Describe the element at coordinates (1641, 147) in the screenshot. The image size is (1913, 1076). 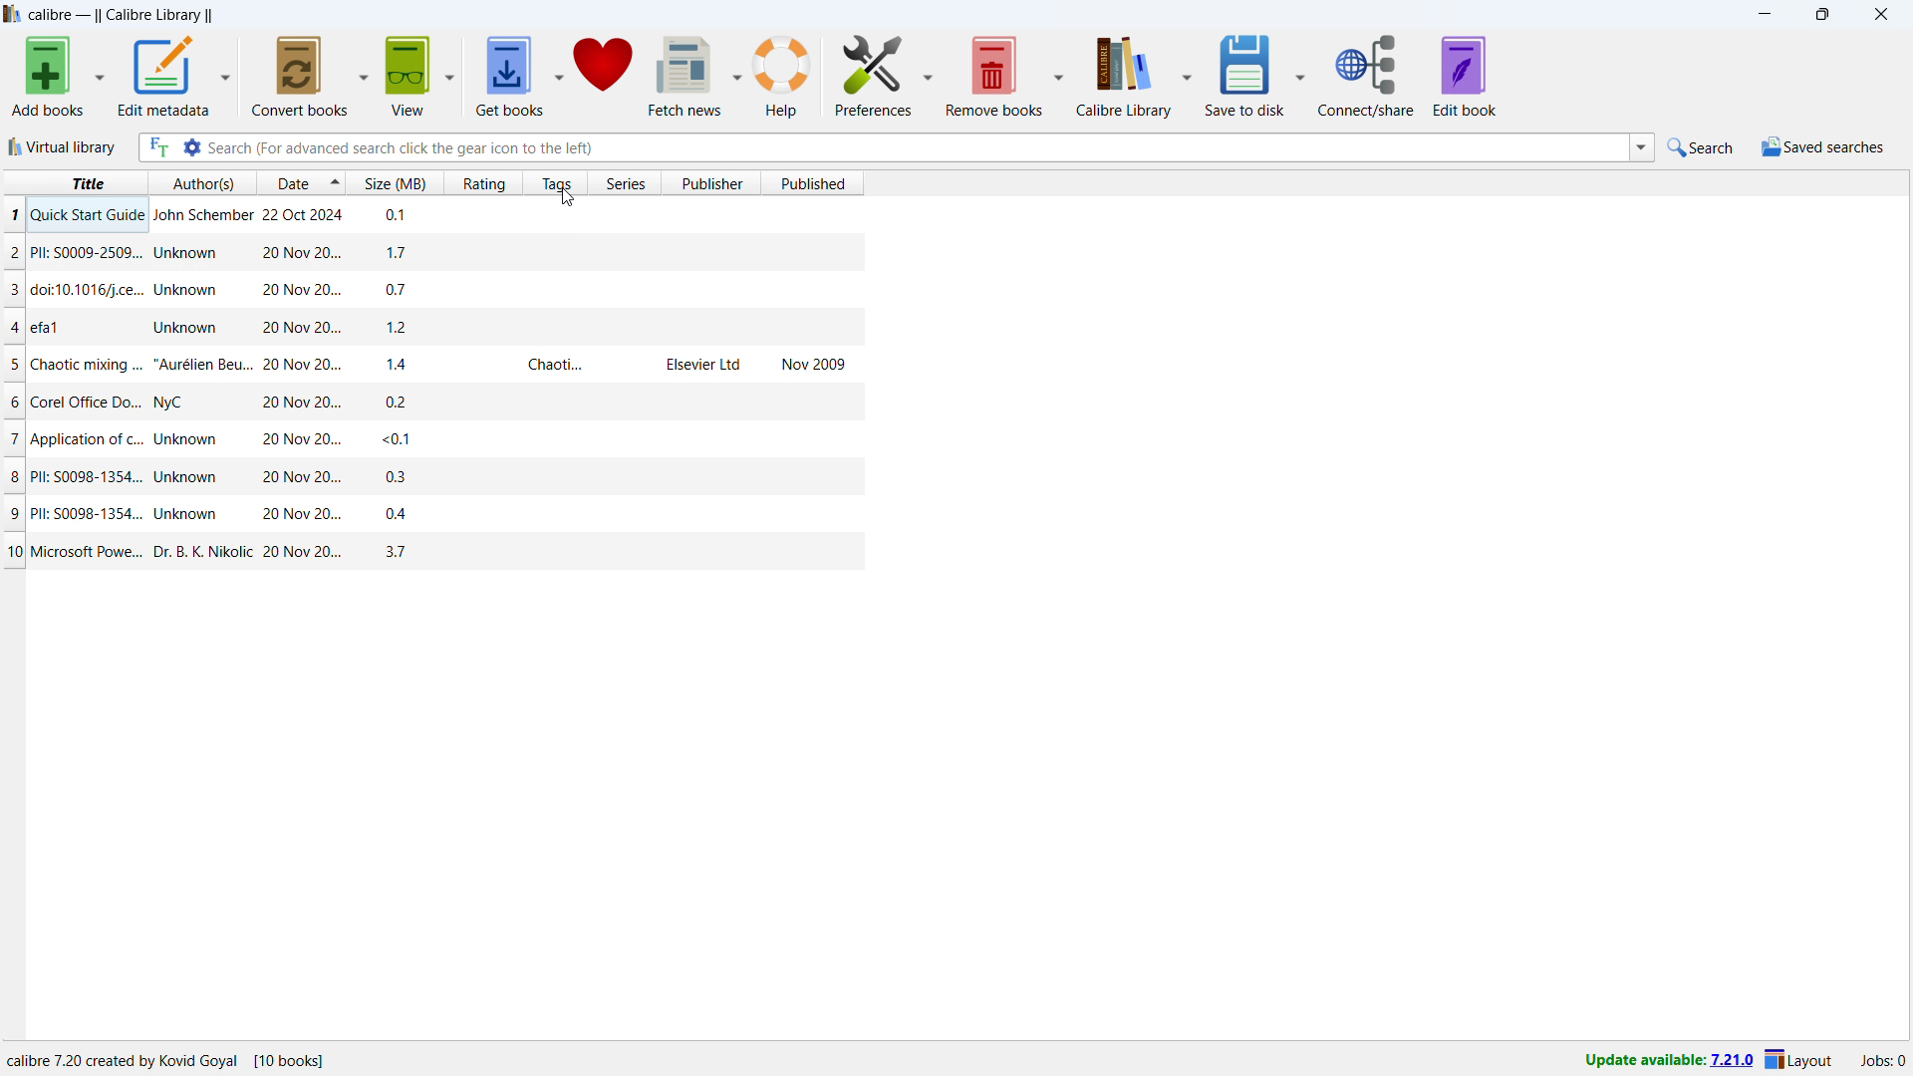
I see `search history` at that location.